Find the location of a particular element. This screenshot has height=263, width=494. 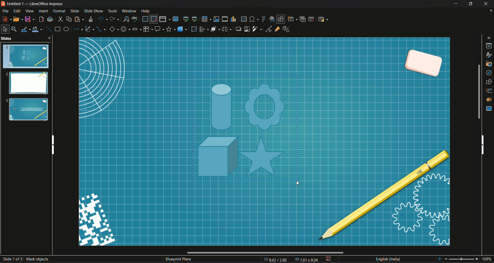

Language is located at coordinates (388, 259).